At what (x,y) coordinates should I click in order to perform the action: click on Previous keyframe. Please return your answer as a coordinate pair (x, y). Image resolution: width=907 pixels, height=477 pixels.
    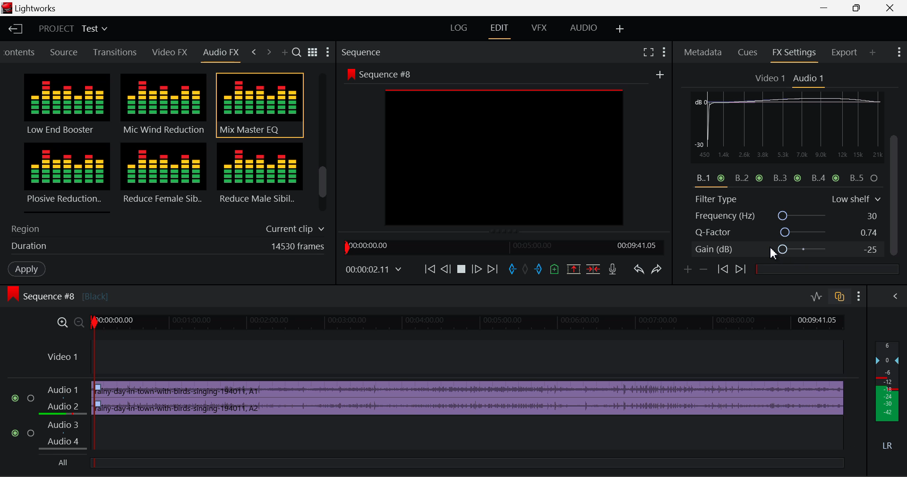
    Looking at the image, I should click on (725, 270).